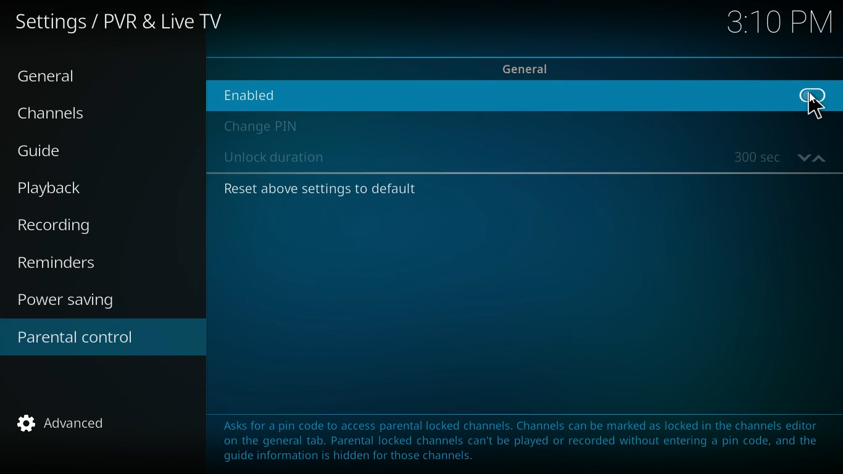  What do you see at coordinates (63, 188) in the screenshot?
I see `palyback` at bounding box center [63, 188].